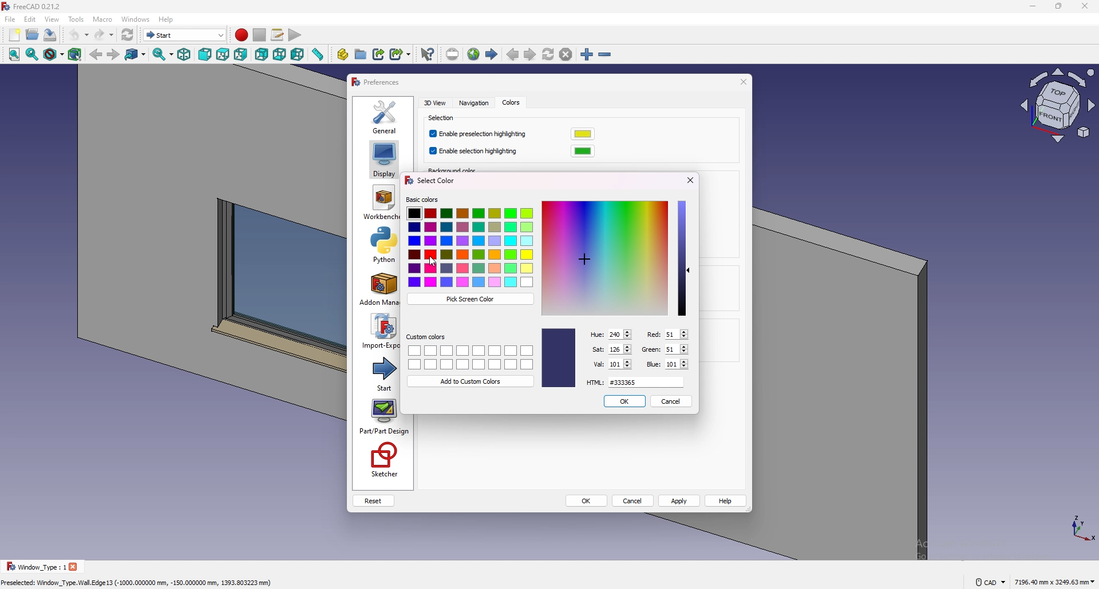 Image resolution: width=1099 pixels, height=589 pixels. Describe the element at coordinates (14, 35) in the screenshot. I see `new` at that location.